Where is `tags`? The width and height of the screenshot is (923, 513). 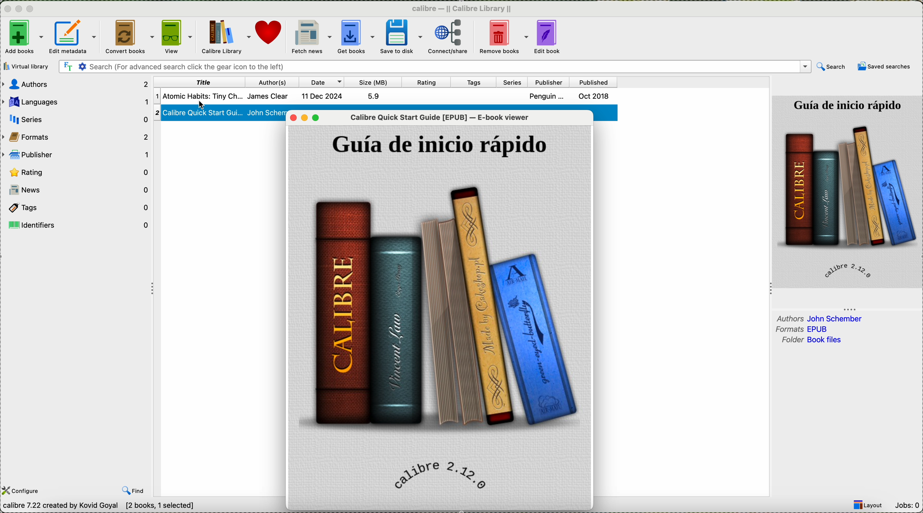 tags is located at coordinates (474, 82).